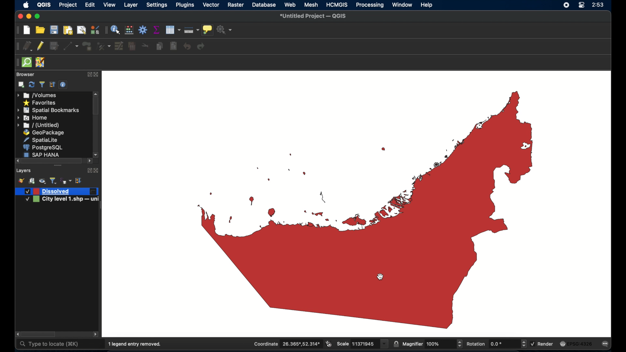 This screenshot has width=626, height=352. Describe the element at coordinates (103, 46) in the screenshot. I see `vertes tool` at that location.